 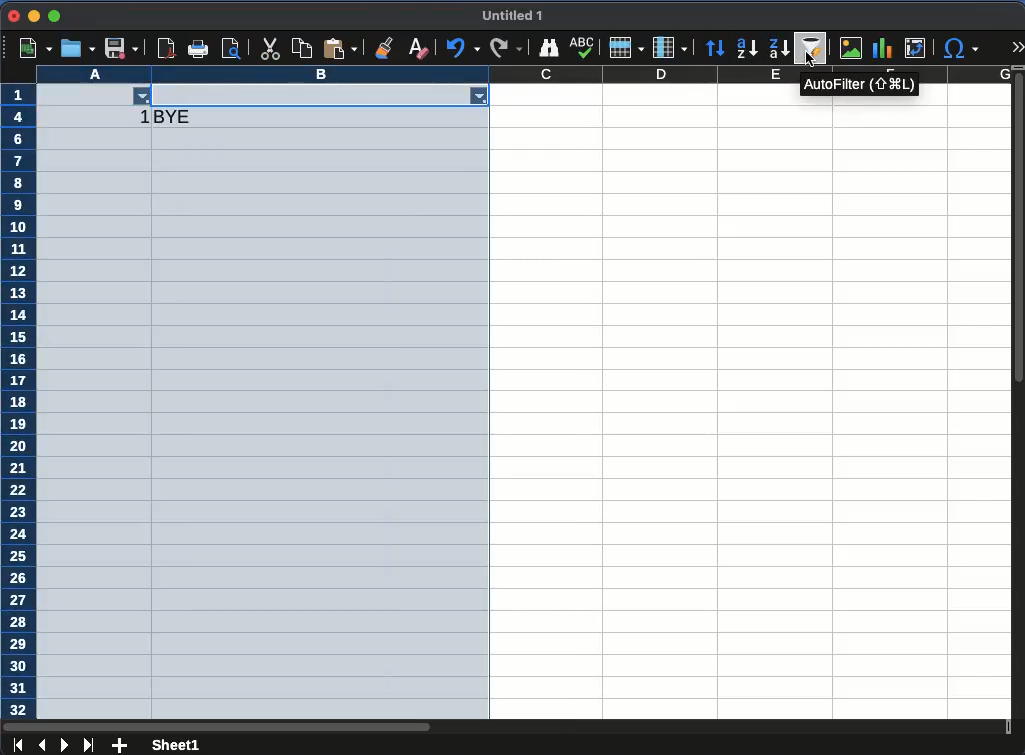 I want to click on filter, so click(x=144, y=98).